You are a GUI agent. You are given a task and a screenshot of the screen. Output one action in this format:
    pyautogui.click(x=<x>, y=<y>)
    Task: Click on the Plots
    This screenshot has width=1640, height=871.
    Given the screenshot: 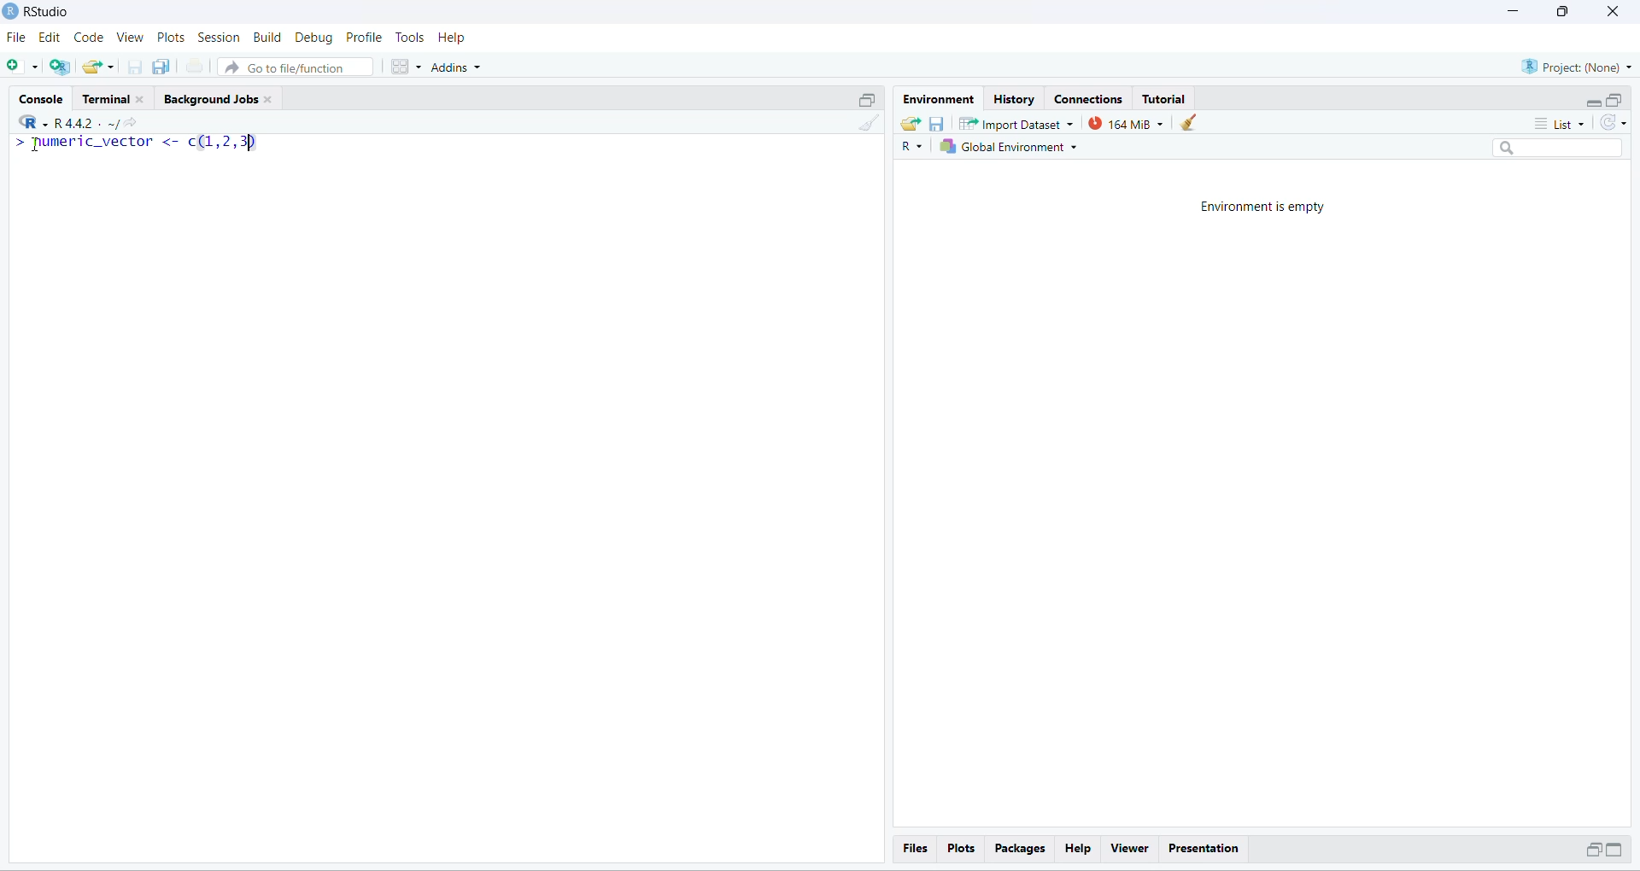 What is the action you would take?
    pyautogui.click(x=959, y=847)
    